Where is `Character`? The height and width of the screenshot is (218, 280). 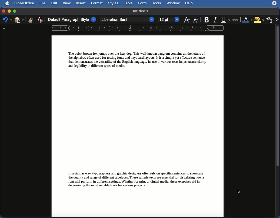
Character is located at coordinates (270, 20).